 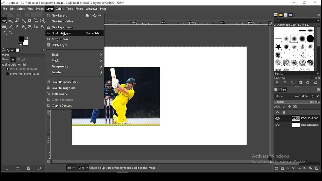 I want to click on colors, so click(x=60, y=9).